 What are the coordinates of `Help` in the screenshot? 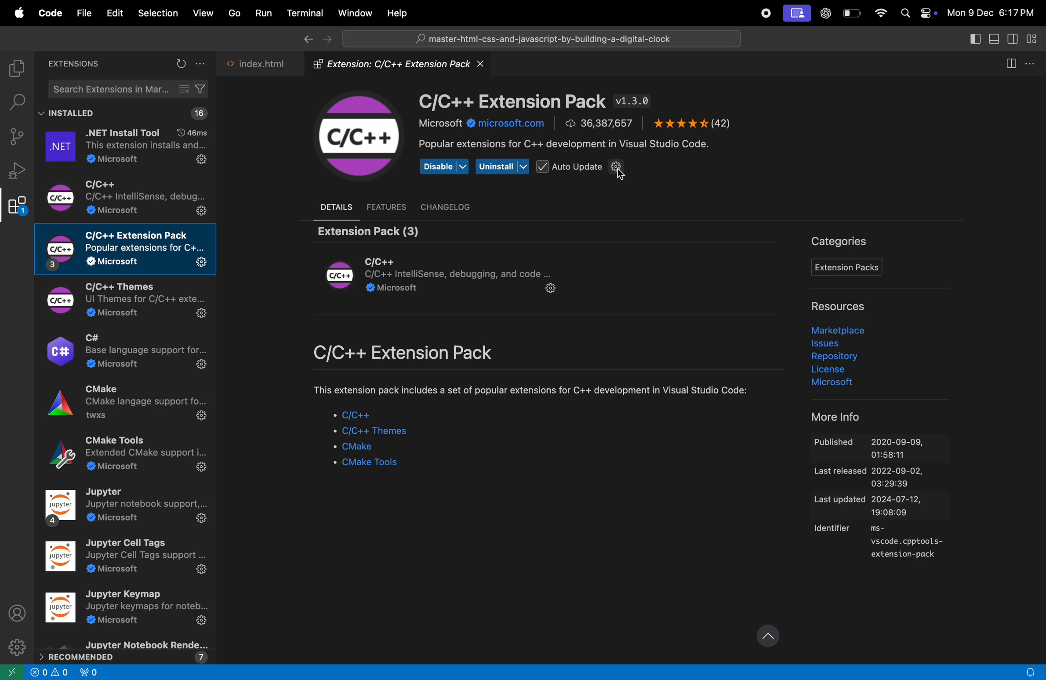 It's located at (396, 12).